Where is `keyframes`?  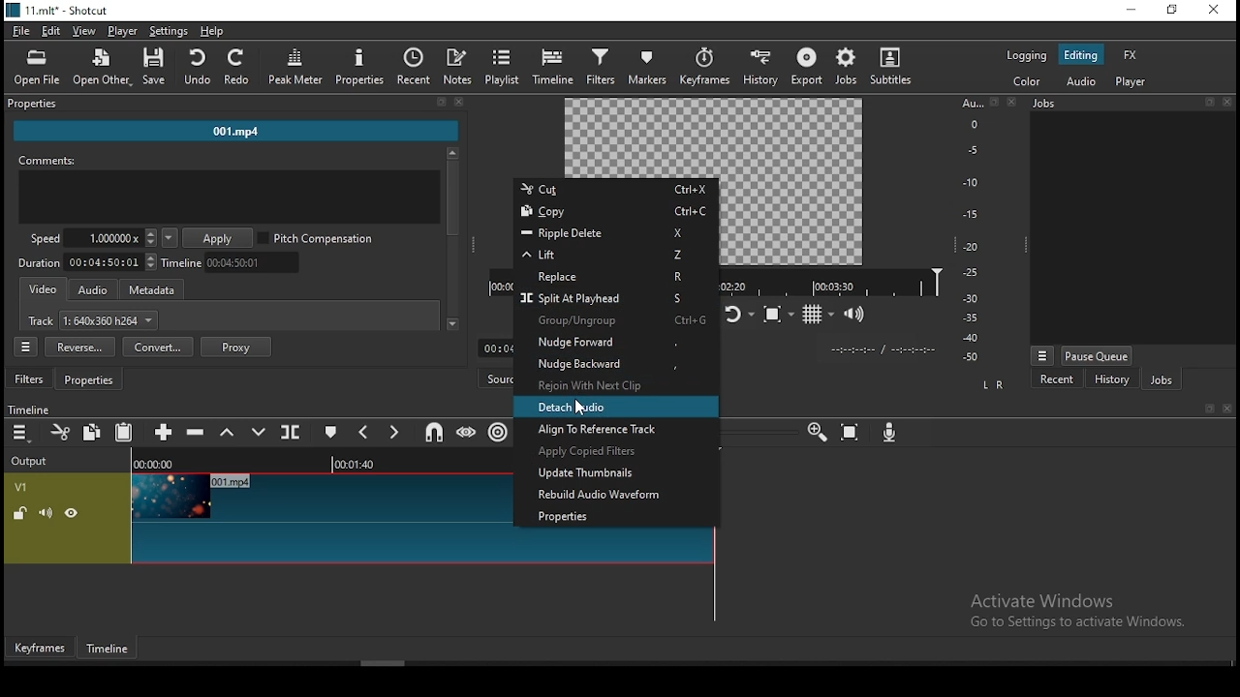
keyframes is located at coordinates (704, 64).